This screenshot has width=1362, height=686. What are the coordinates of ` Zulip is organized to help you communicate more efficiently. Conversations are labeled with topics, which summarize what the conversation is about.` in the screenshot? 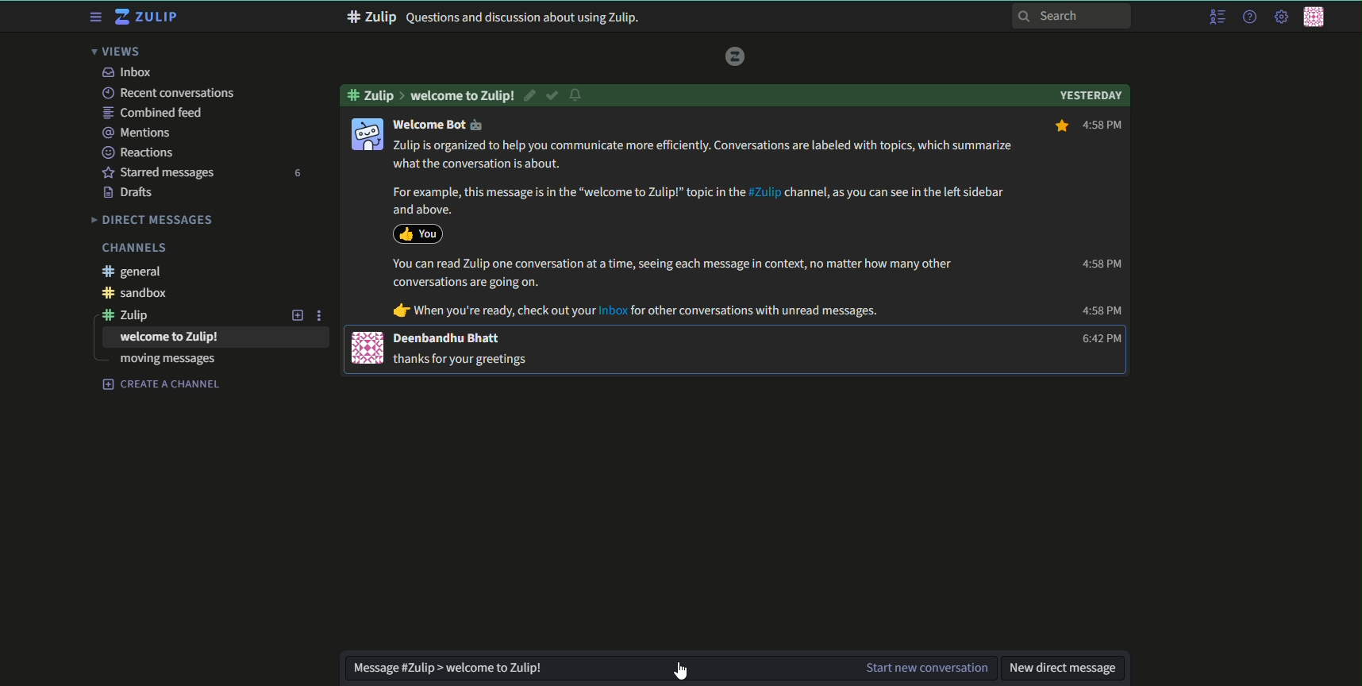 It's located at (706, 155).